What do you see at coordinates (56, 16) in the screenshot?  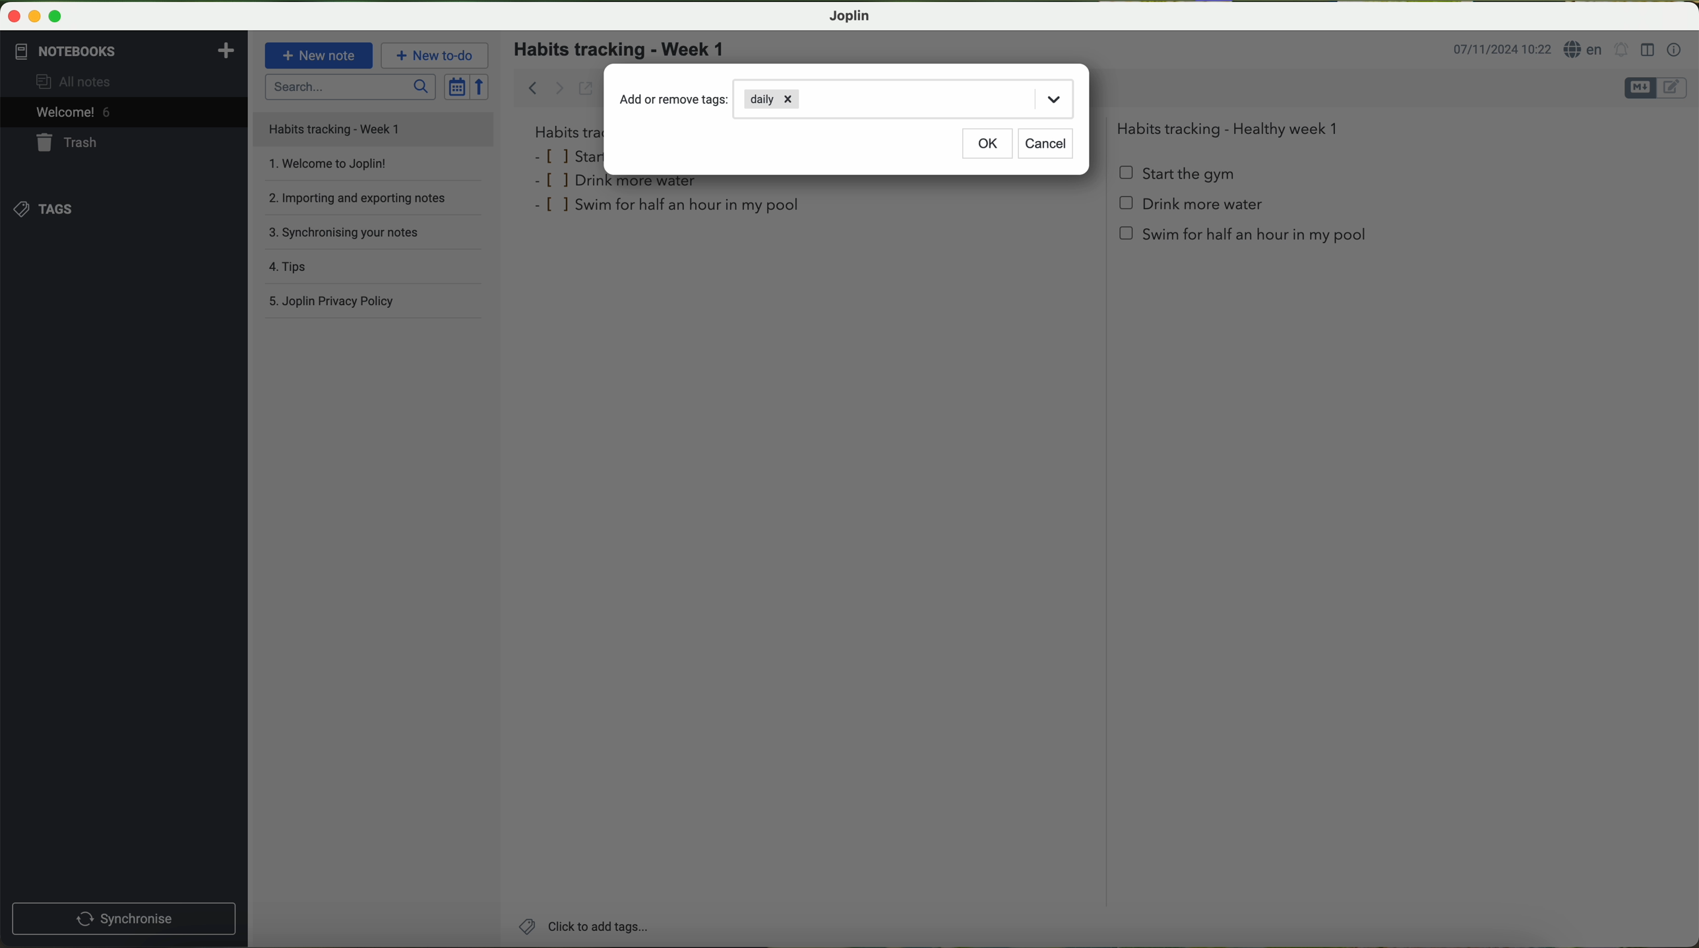 I see `maximize` at bounding box center [56, 16].